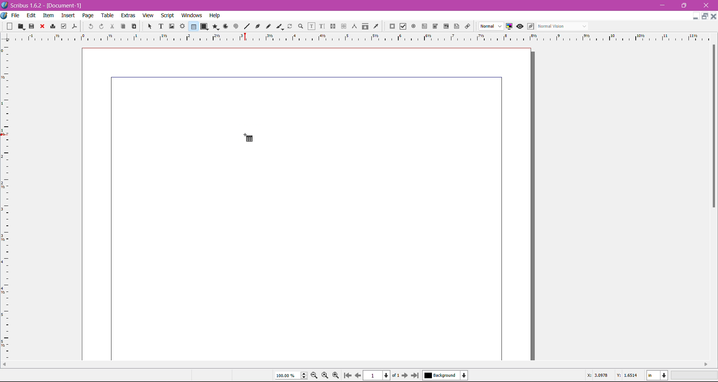 The image size is (718, 382). I want to click on PDF combo box, so click(434, 27).